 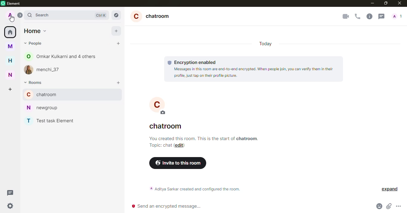 I want to click on cursor, so click(x=13, y=19).